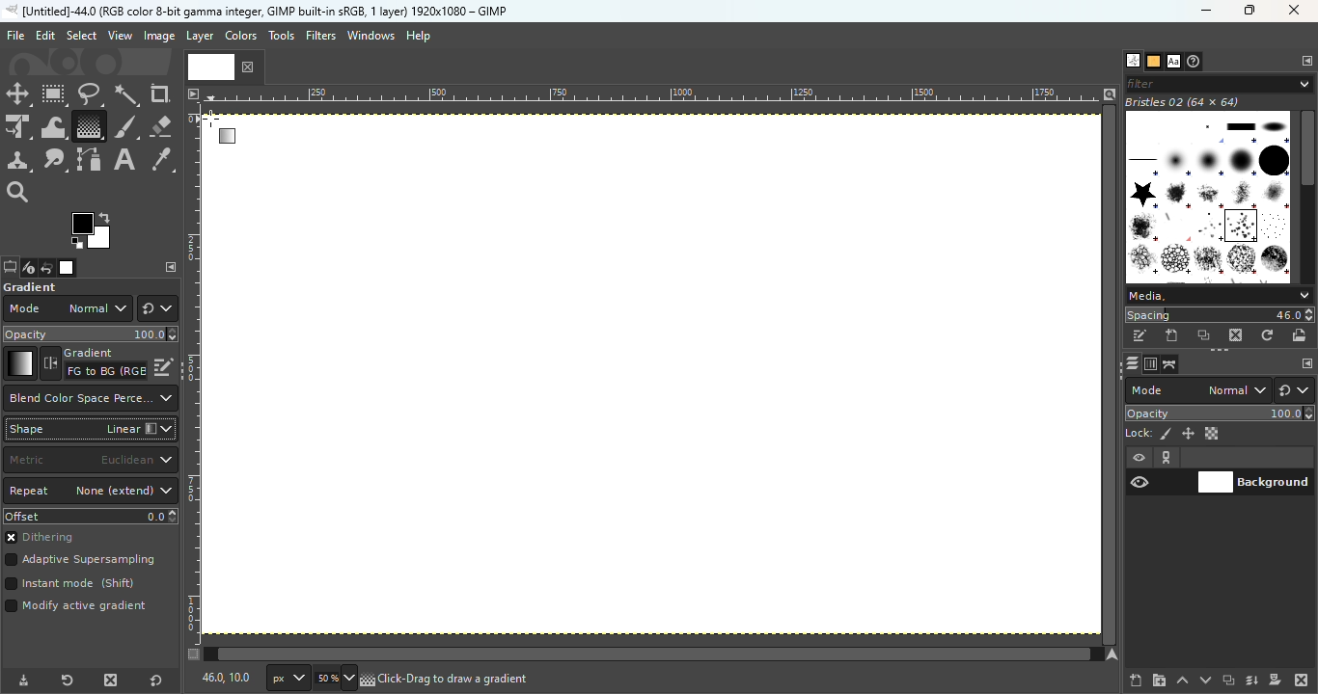 This screenshot has height=694, width=1318. What do you see at coordinates (91, 516) in the screenshot?
I see `Offset` at bounding box center [91, 516].